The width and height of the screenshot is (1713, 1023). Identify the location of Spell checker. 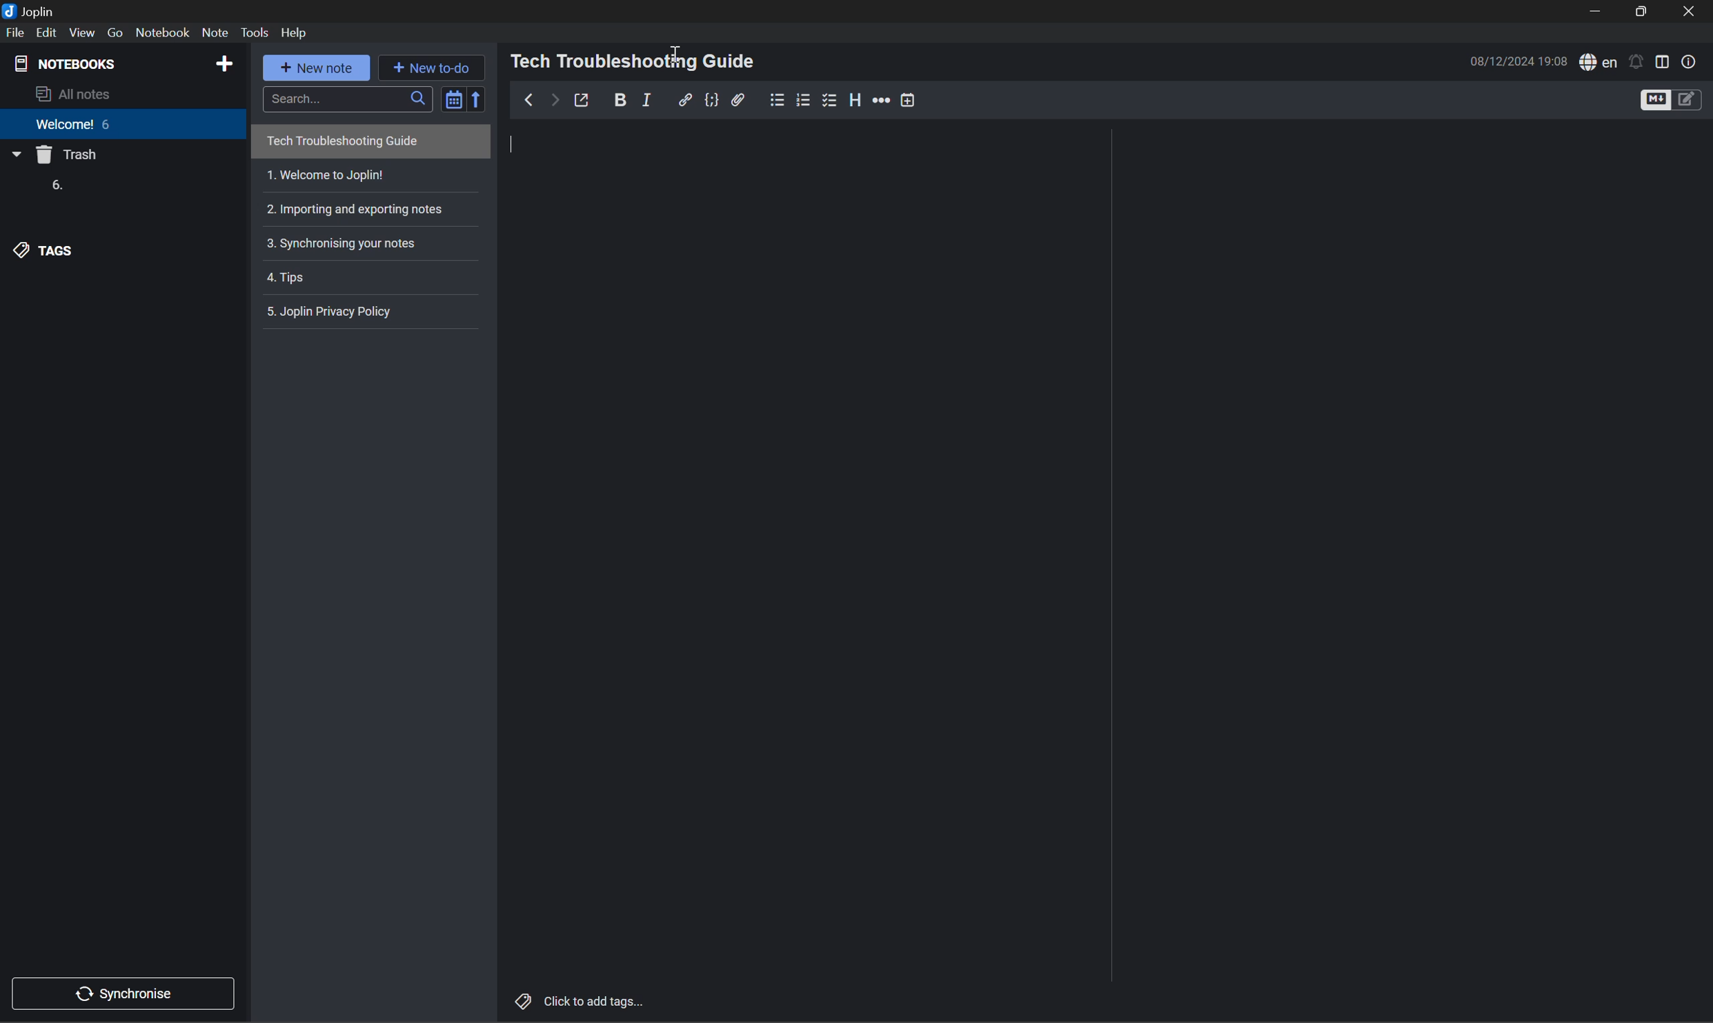
(1596, 62).